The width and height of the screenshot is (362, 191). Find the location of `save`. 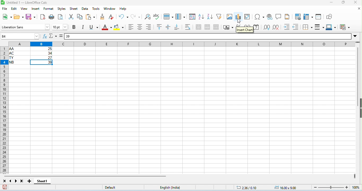

save is located at coordinates (5, 188).